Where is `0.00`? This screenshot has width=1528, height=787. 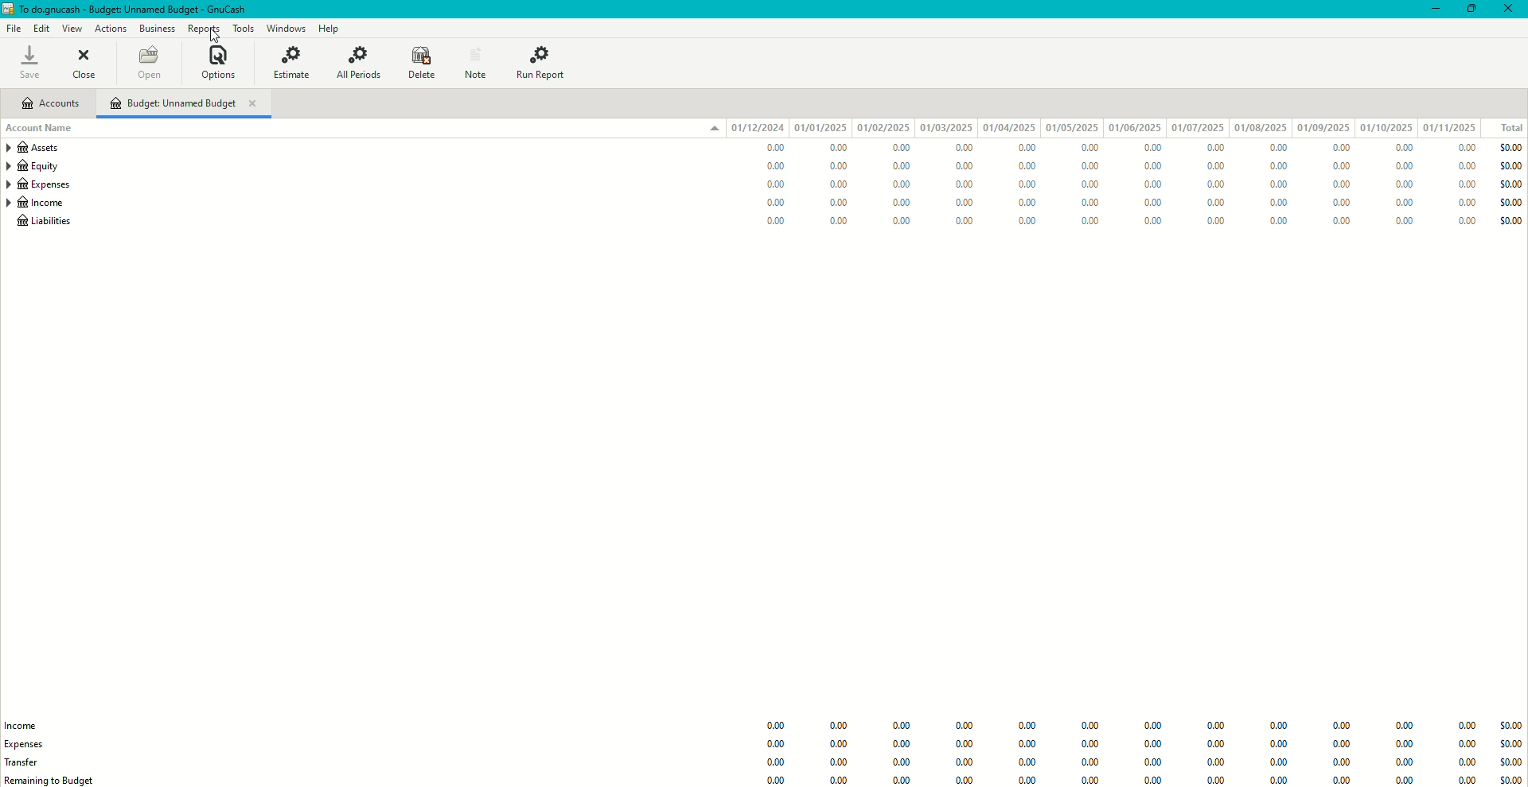 0.00 is located at coordinates (1087, 167).